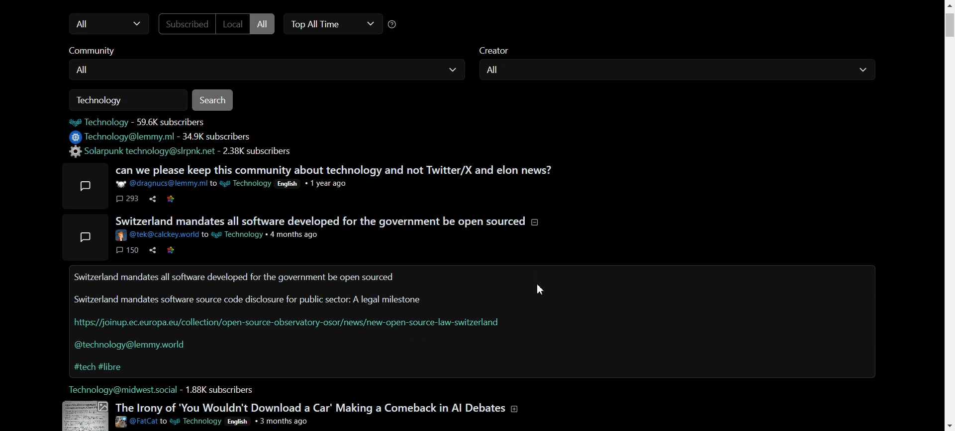  Describe the element at coordinates (287, 322) in the screenshot. I see `https://joinup.ec.europa.eu/collection/open-source-observatory-osor/news/new-open-source-law-switzerland` at that location.